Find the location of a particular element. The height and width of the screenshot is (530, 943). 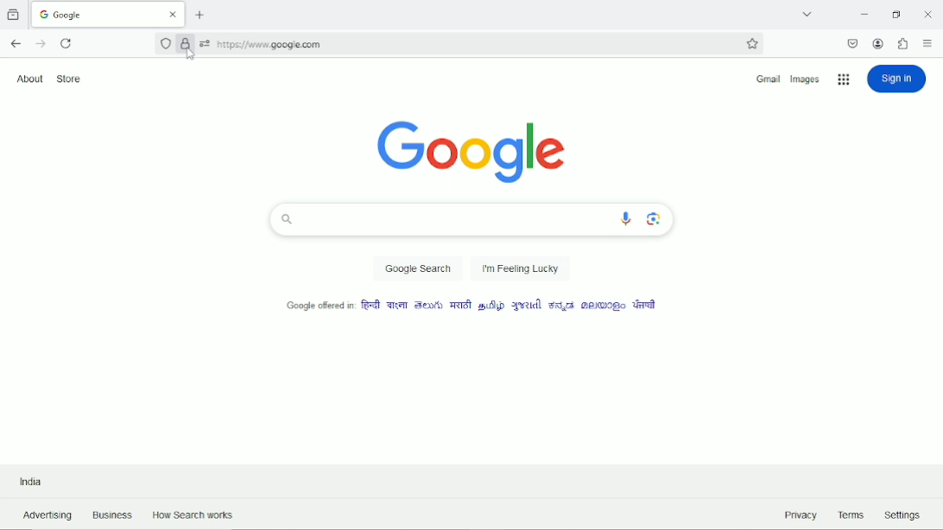

You have granted this website additional permissions is located at coordinates (205, 43).